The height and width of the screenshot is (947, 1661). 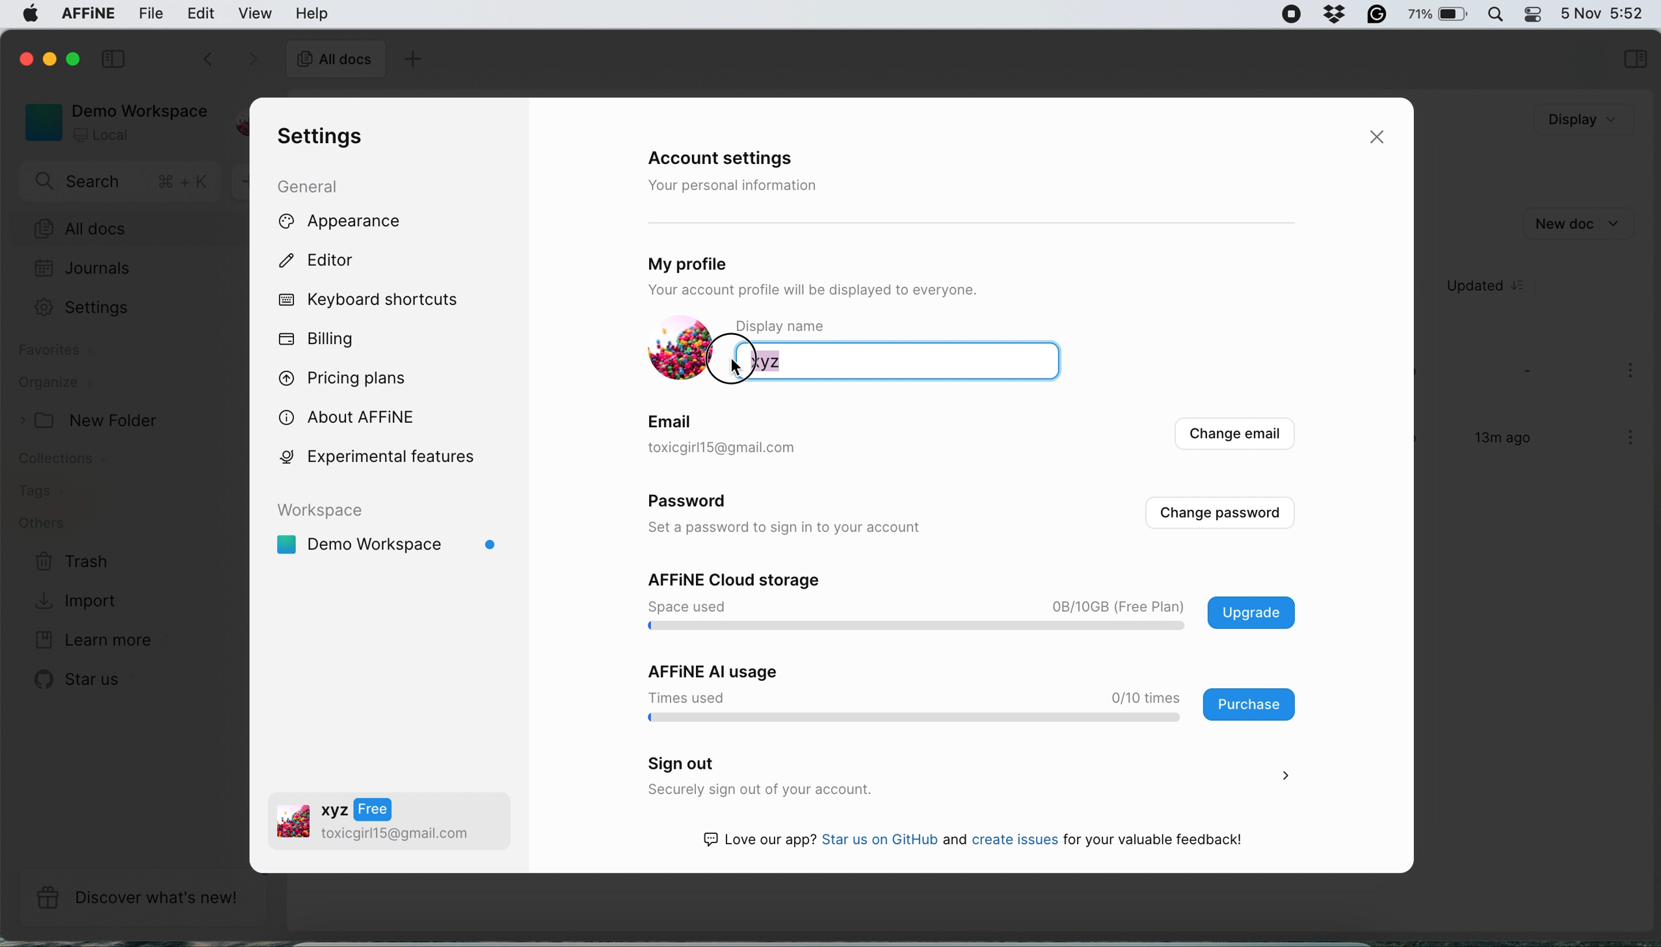 What do you see at coordinates (85, 16) in the screenshot?
I see `affine` at bounding box center [85, 16].